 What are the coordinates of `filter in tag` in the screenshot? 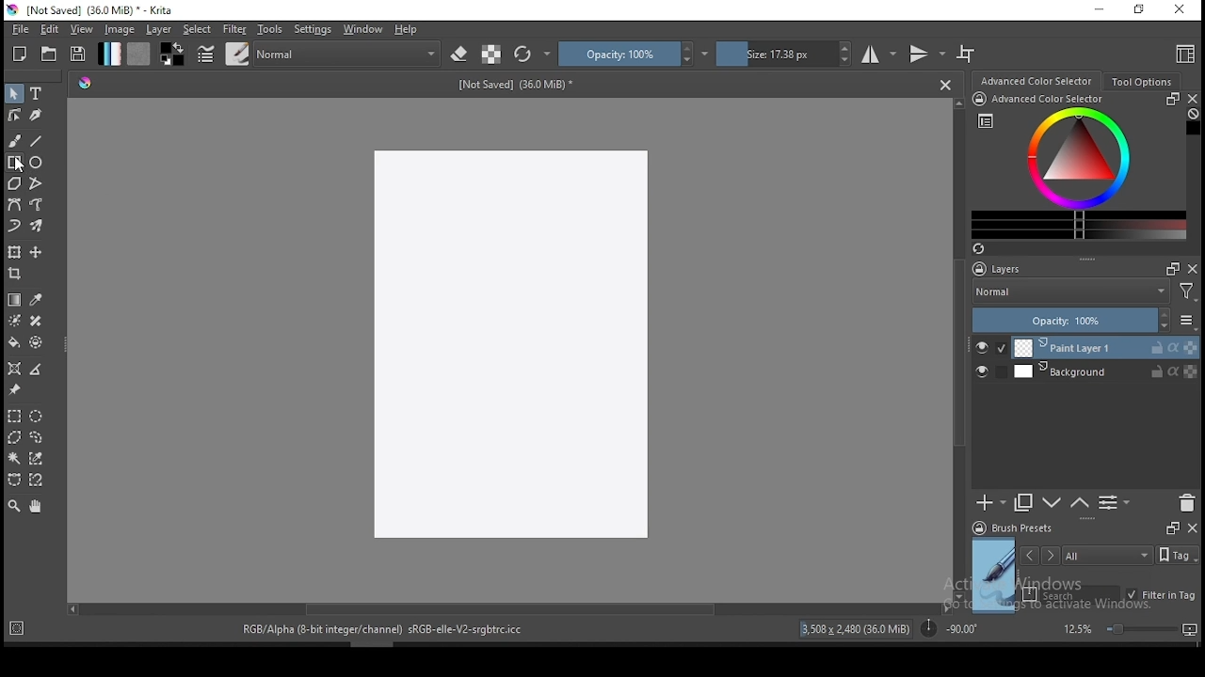 It's located at (1161, 596).